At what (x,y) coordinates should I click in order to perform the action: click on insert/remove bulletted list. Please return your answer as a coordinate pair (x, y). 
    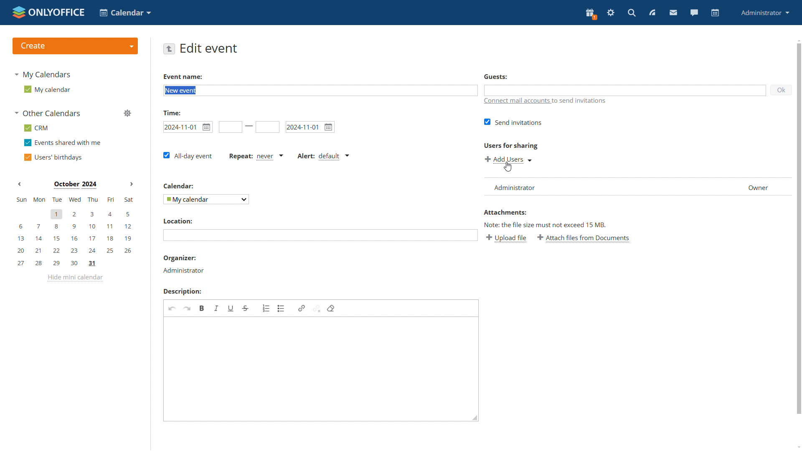
    Looking at the image, I should click on (282, 308).